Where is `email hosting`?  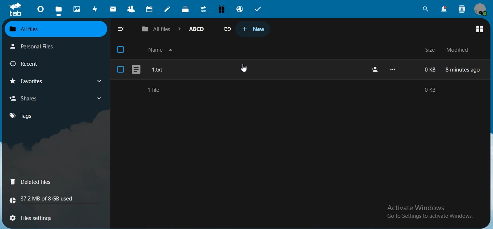
email hosting is located at coordinates (240, 10).